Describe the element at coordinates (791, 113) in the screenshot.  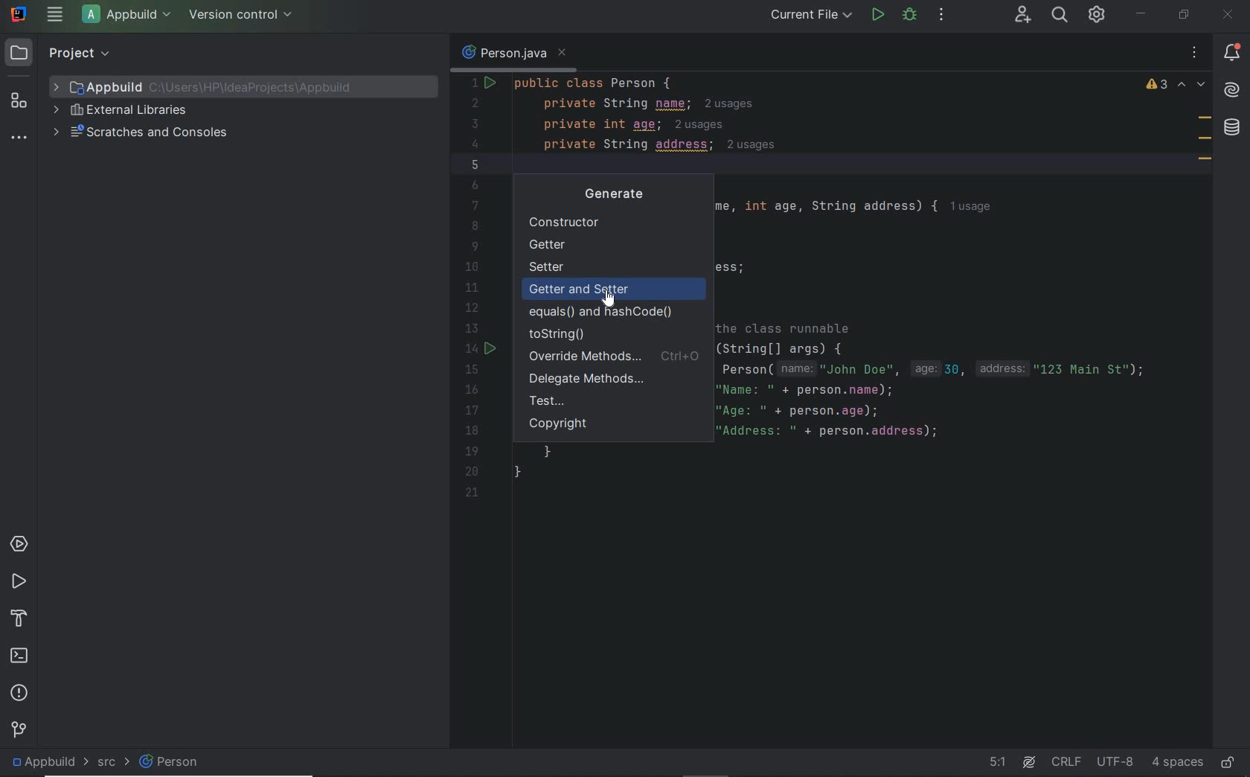
I see `codes` at that location.